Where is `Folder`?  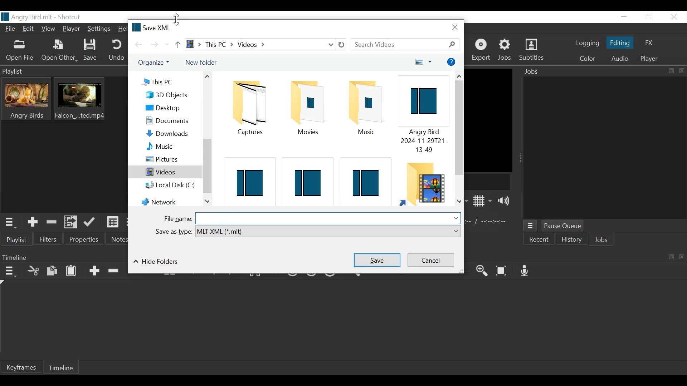 Folder is located at coordinates (247, 108).